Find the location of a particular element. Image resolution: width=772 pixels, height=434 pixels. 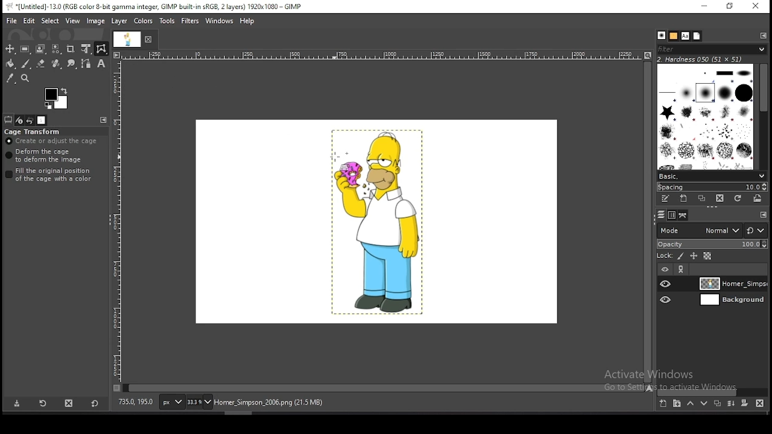

layer on/off is located at coordinates (665, 269).